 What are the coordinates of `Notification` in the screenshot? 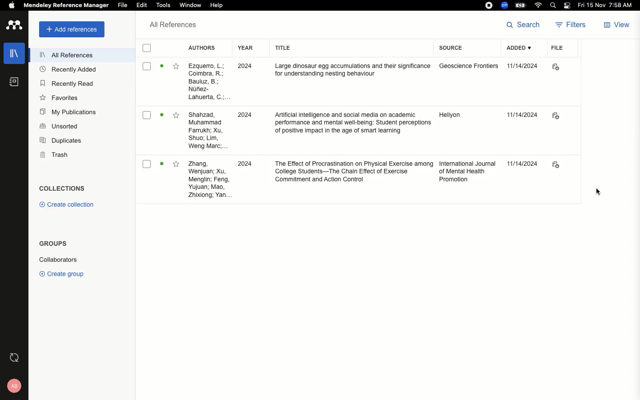 It's located at (567, 6).